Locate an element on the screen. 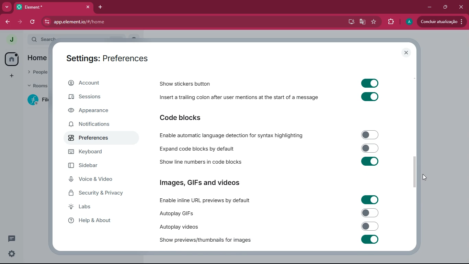 The image size is (469, 264). restore down is located at coordinates (445, 7).